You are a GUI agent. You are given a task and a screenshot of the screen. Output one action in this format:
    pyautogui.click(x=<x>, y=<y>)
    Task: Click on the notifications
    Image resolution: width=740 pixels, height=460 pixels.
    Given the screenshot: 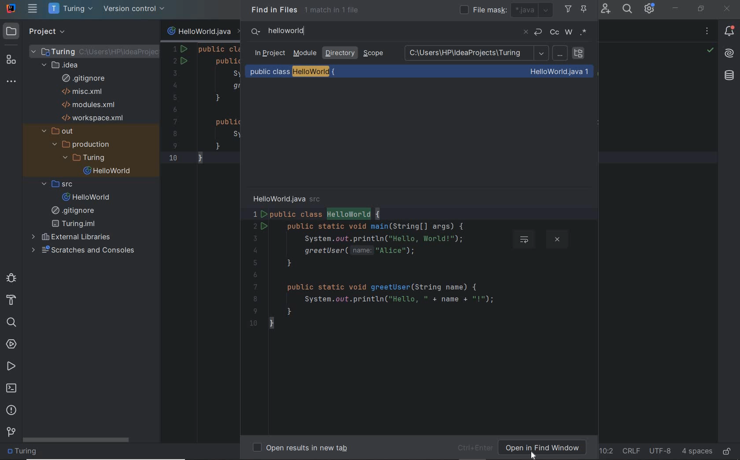 What is the action you would take?
    pyautogui.click(x=729, y=31)
    